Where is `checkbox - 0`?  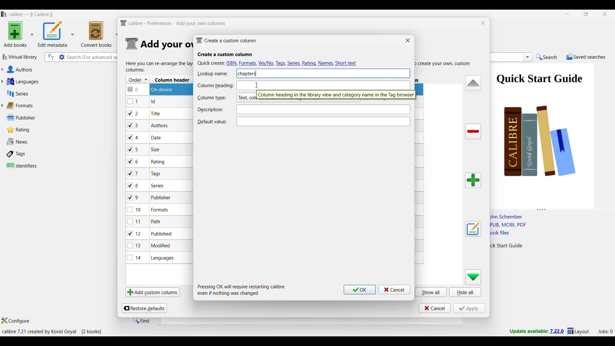
checkbox - 0 is located at coordinates (134, 89).